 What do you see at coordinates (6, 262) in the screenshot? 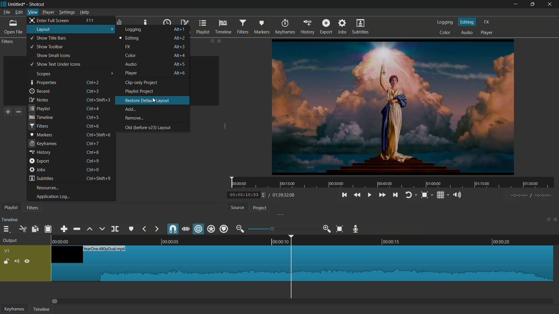
I see `lock` at bounding box center [6, 262].